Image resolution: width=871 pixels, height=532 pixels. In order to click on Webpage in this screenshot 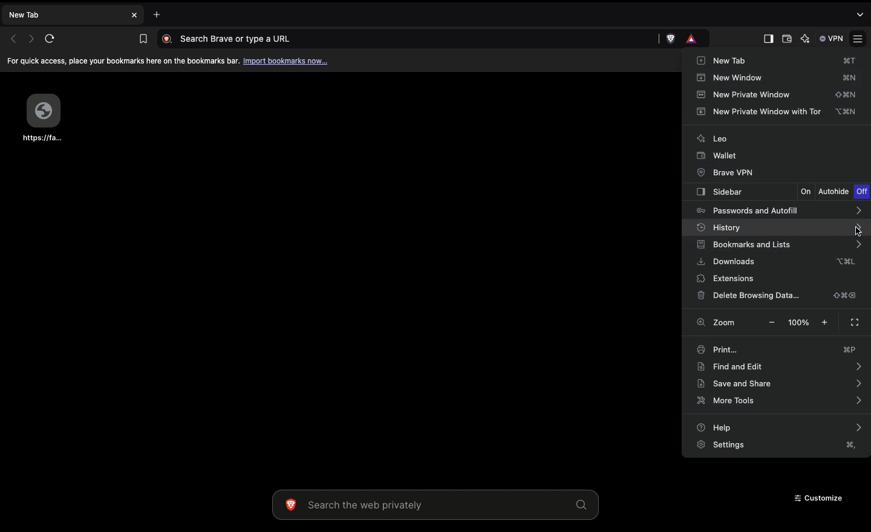, I will do `click(42, 117)`.